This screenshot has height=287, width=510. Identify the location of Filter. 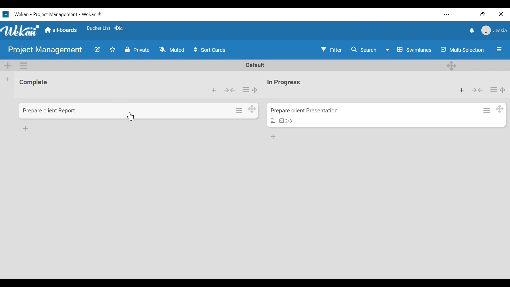
(330, 49).